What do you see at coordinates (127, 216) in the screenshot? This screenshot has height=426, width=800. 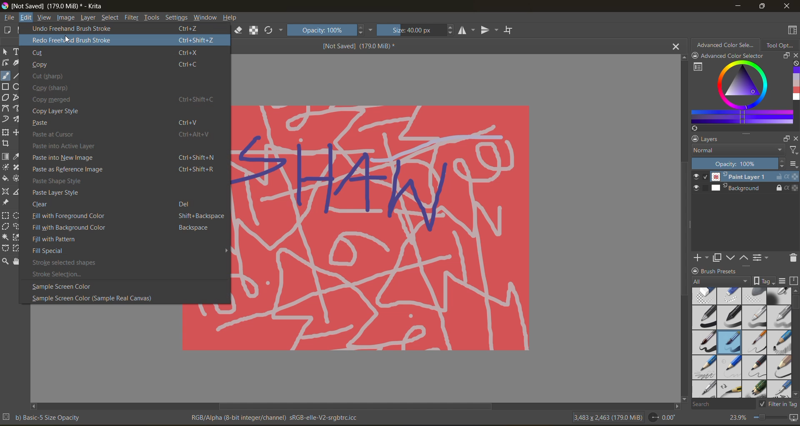 I see `fill with foreground color    Shift+Backspace` at bounding box center [127, 216].